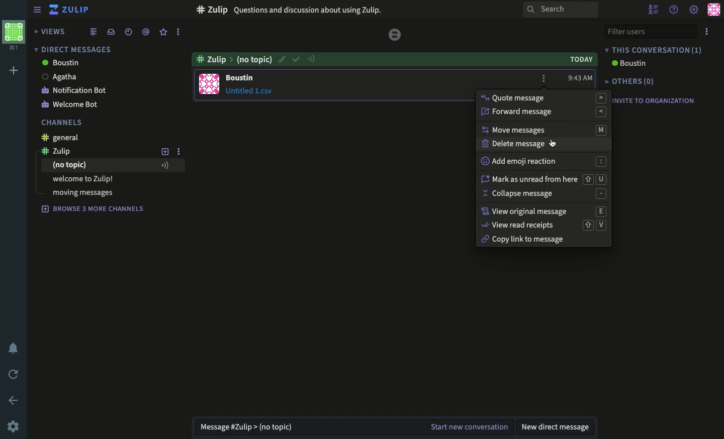 The image size is (724, 439). I want to click on options, so click(707, 32).